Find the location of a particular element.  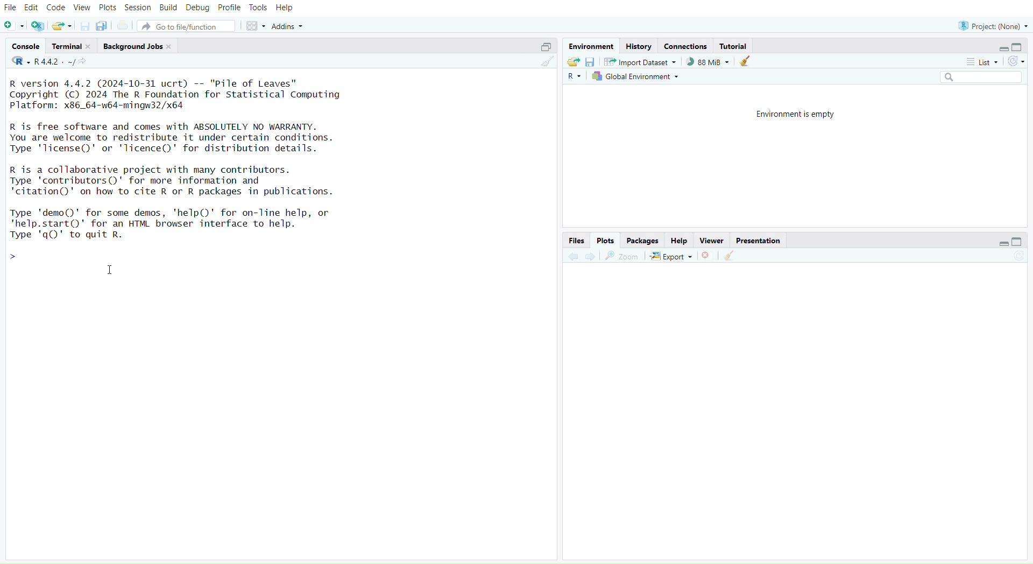

backward is located at coordinates (573, 257).